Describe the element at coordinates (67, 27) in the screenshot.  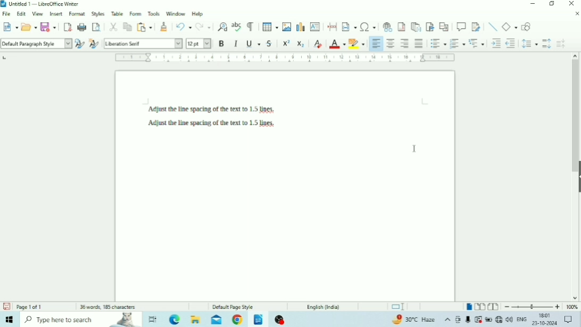
I see `Export as PDF` at that location.